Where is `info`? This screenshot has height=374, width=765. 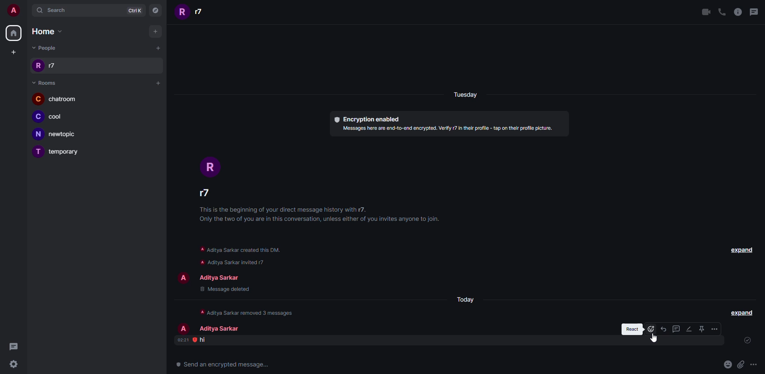
info is located at coordinates (250, 312).